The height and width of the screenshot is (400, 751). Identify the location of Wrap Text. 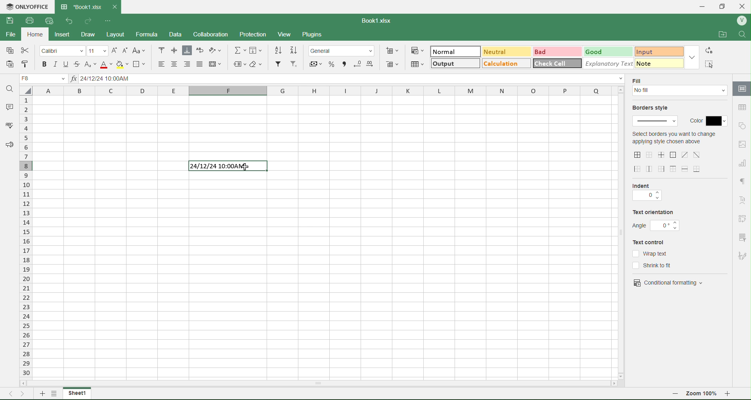
(200, 51).